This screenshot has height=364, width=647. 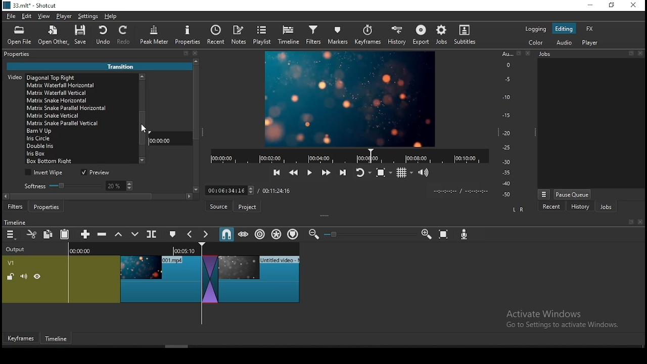 What do you see at coordinates (347, 156) in the screenshot?
I see `timer` at bounding box center [347, 156].